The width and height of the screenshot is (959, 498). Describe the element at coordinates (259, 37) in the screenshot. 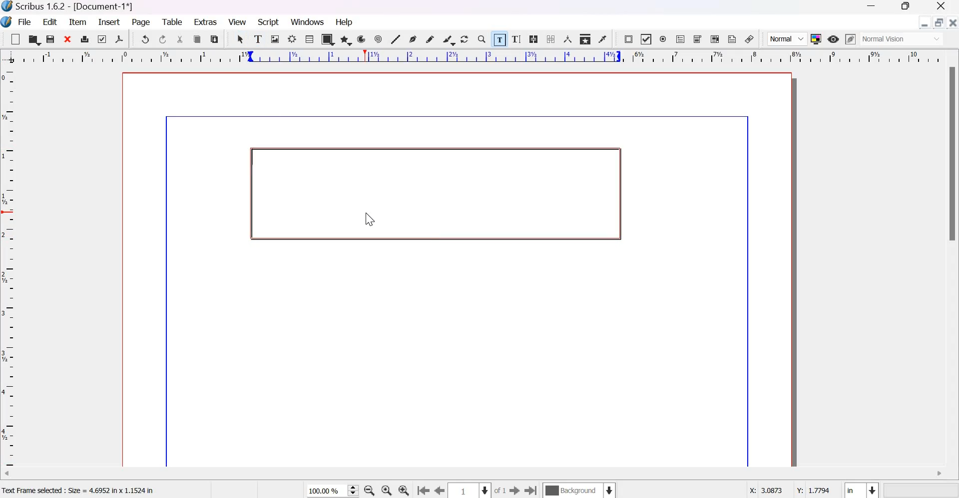

I see `text frame` at that location.